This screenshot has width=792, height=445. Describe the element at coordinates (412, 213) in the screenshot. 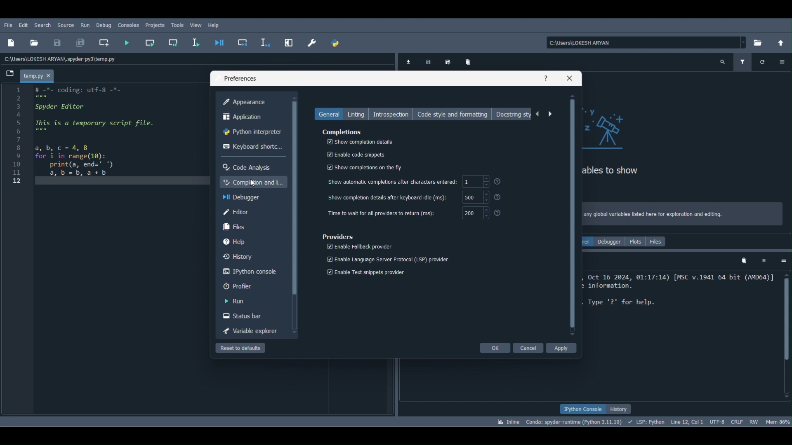

I see `Time to wait` at that location.